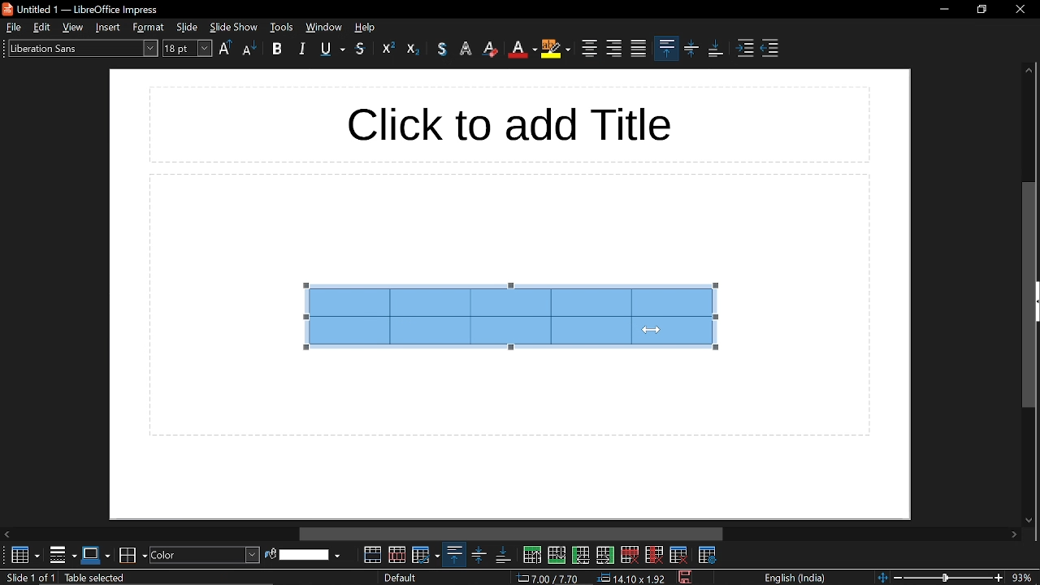  Describe the element at coordinates (899, 577) in the screenshot. I see `zoom out` at that location.